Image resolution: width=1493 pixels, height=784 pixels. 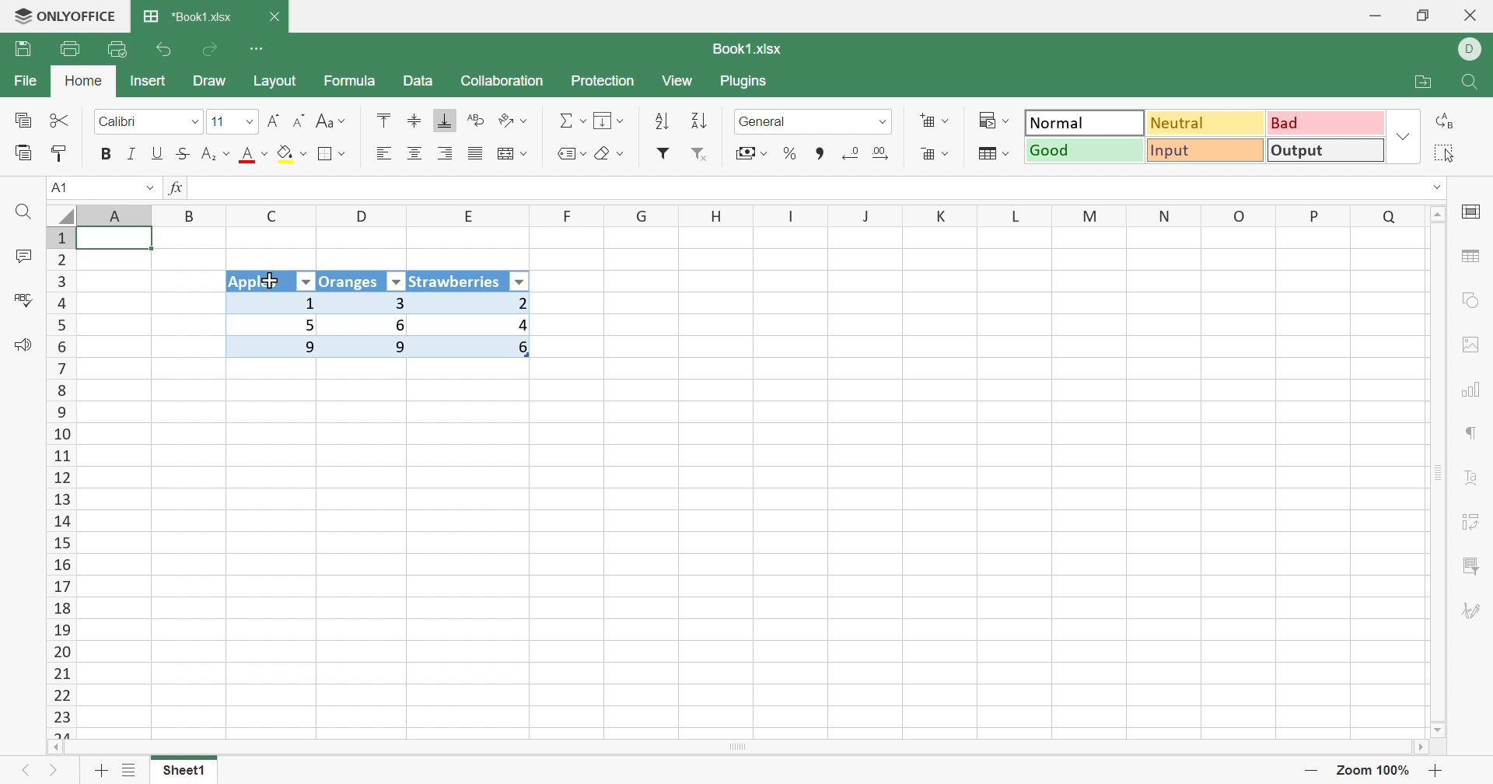 What do you see at coordinates (604, 82) in the screenshot?
I see `Protection` at bounding box center [604, 82].